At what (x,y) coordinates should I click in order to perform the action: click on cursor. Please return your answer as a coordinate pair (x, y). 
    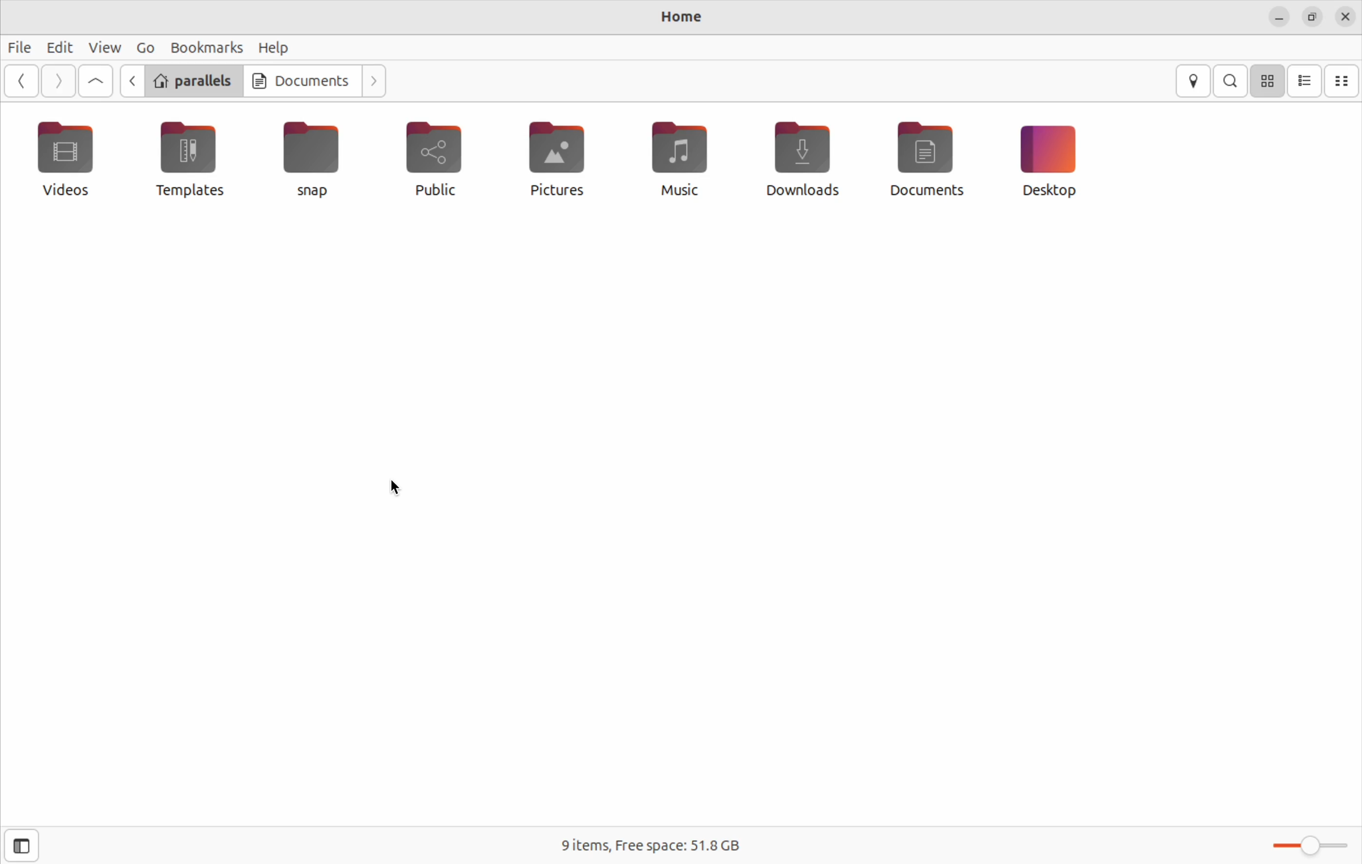
    Looking at the image, I should click on (117, 55).